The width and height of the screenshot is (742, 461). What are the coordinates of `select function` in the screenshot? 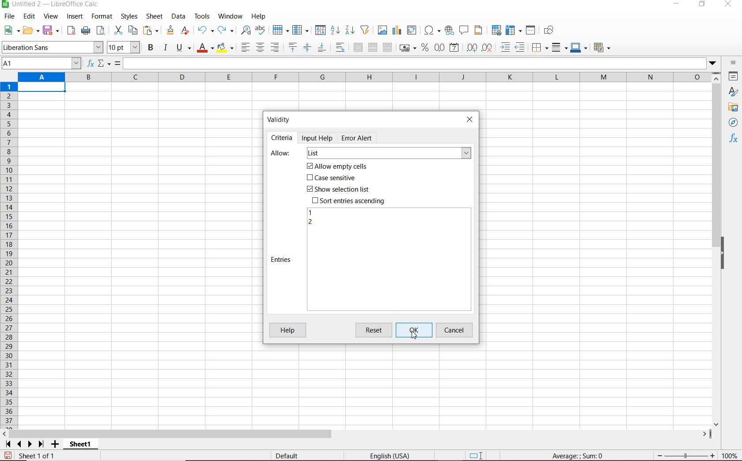 It's located at (104, 64).